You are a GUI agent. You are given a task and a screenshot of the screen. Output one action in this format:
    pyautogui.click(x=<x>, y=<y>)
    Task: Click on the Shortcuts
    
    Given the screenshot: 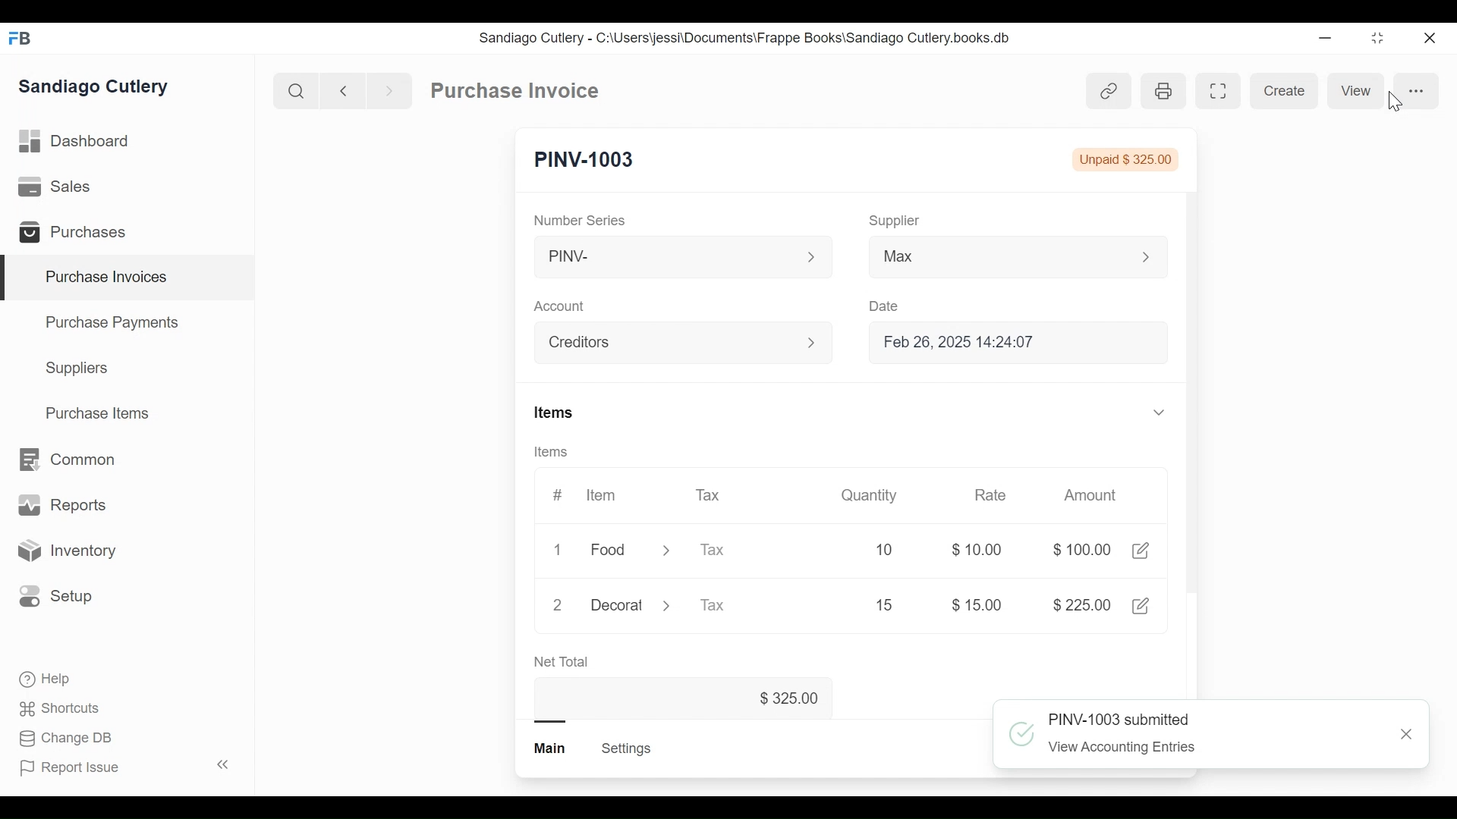 What is the action you would take?
    pyautogui.click(x=61, y=708)
    